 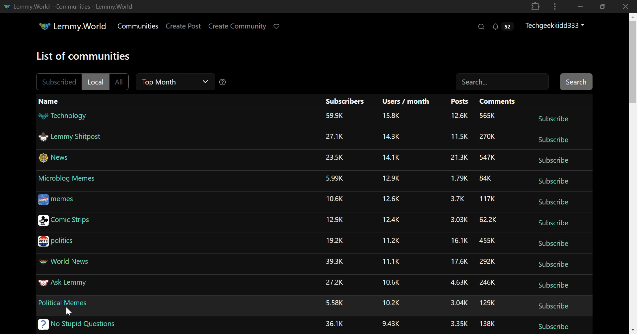 What do you see at coordinates (488, 116) in the screenshot?
I see `Amount` at bounding box center [488, 116].